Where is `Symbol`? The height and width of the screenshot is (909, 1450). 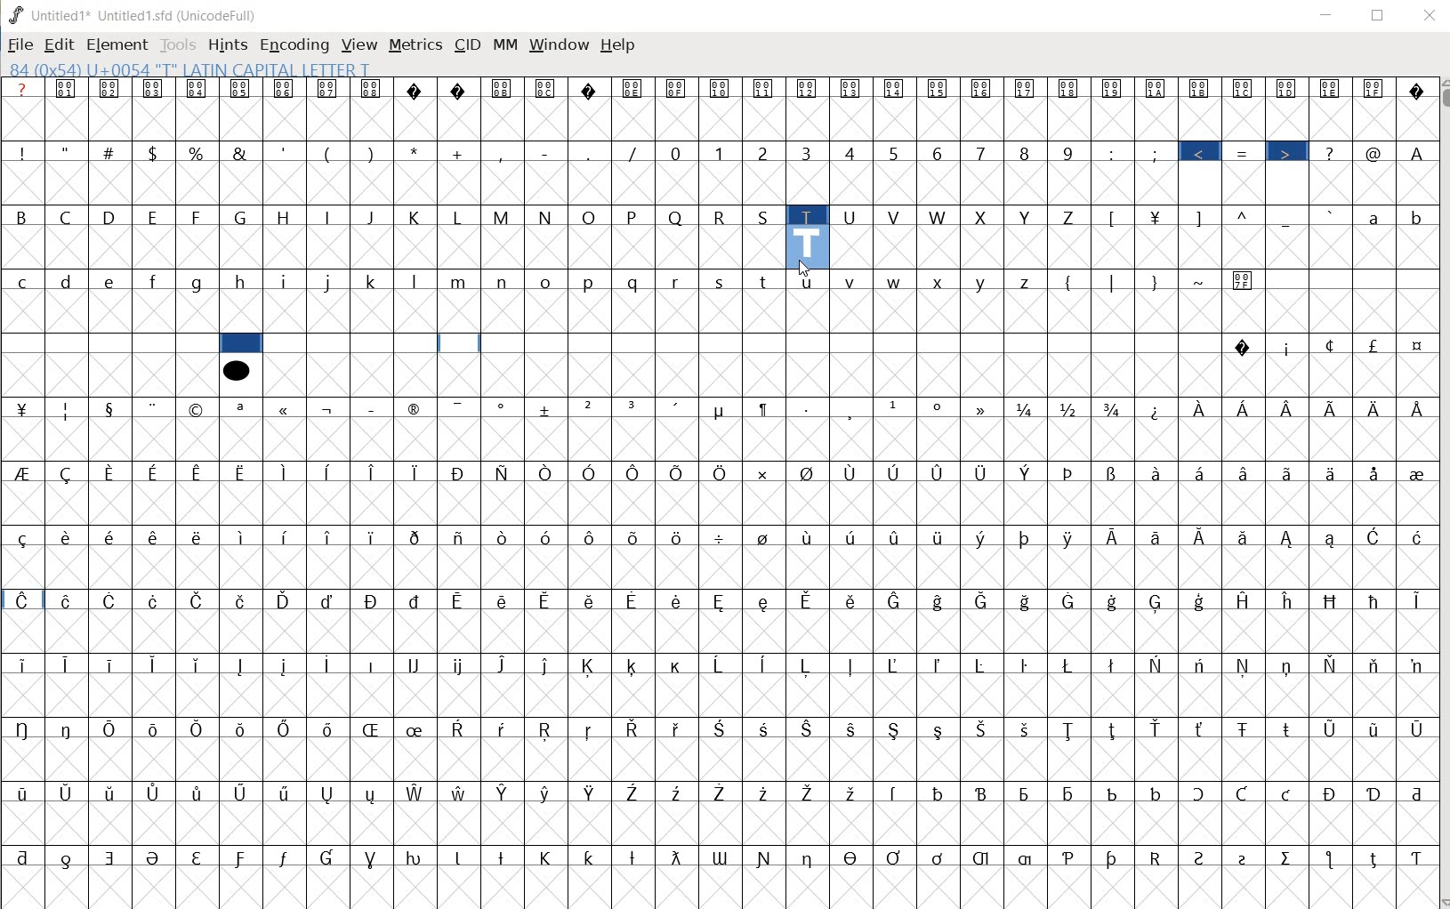 Symbol is located at coordinates (1113, 792).